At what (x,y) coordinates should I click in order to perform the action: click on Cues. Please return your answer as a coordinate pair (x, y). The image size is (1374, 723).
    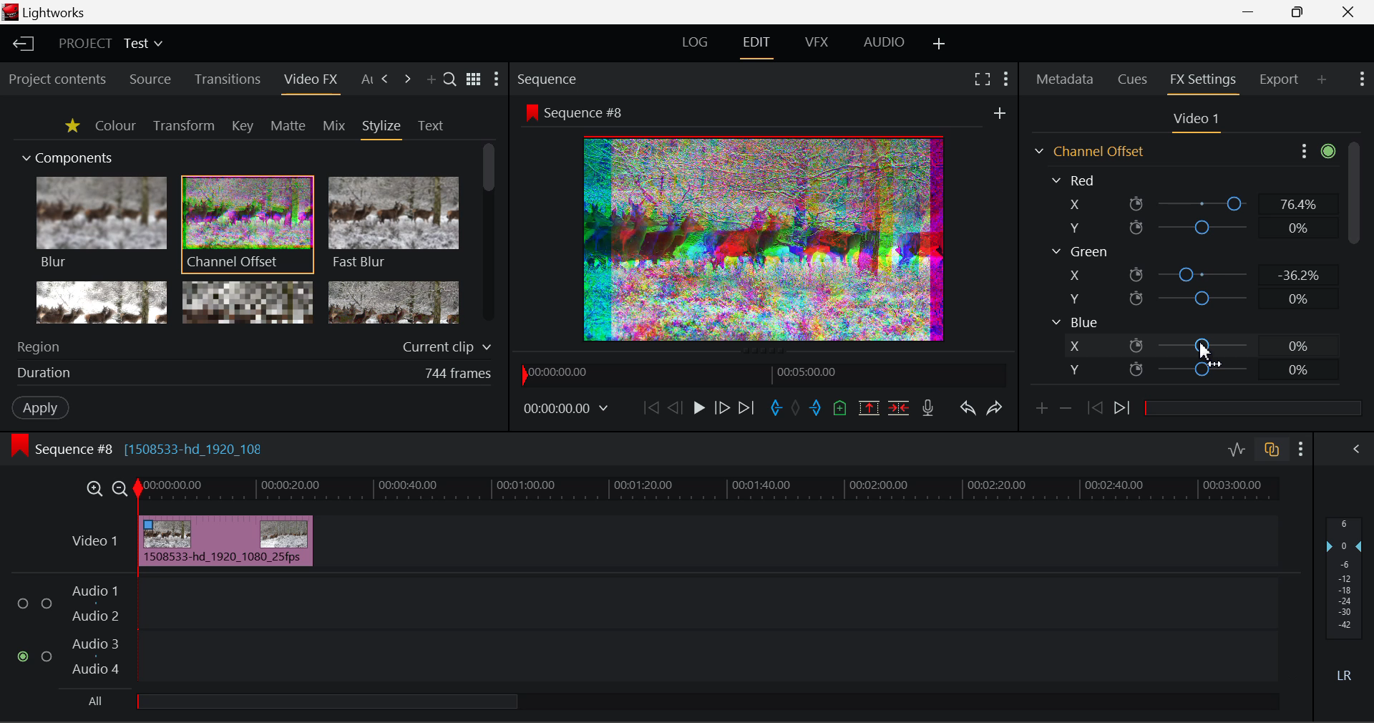
    Looking at the image, I should click on (1132, 79).